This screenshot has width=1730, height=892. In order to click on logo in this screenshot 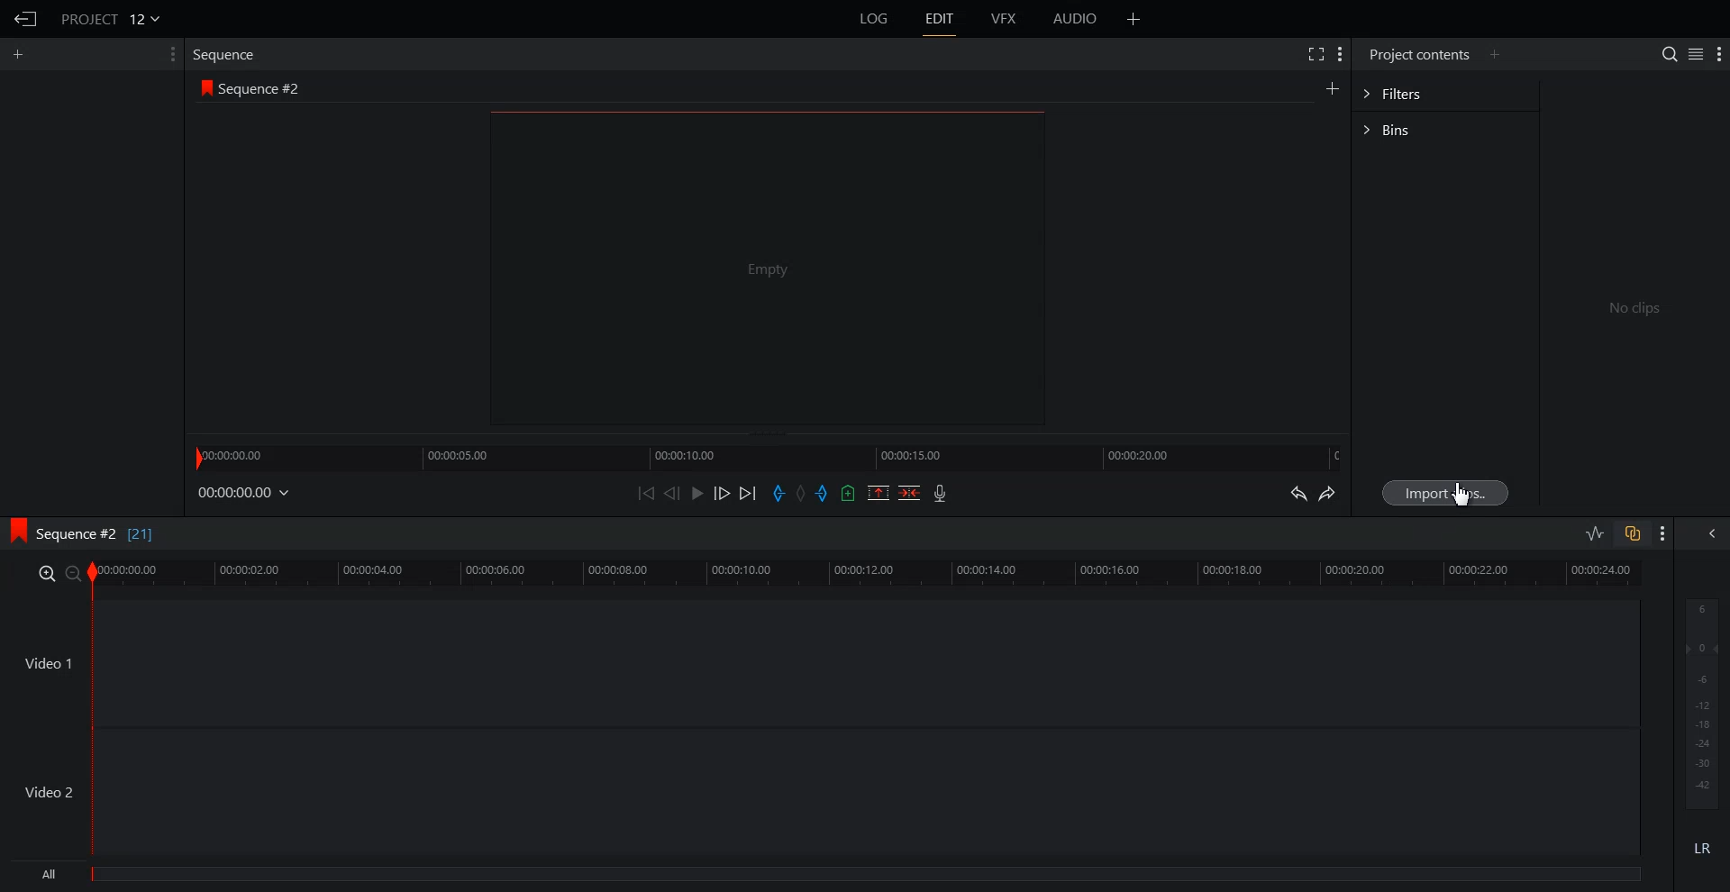, I will do `click(14, 531)`.